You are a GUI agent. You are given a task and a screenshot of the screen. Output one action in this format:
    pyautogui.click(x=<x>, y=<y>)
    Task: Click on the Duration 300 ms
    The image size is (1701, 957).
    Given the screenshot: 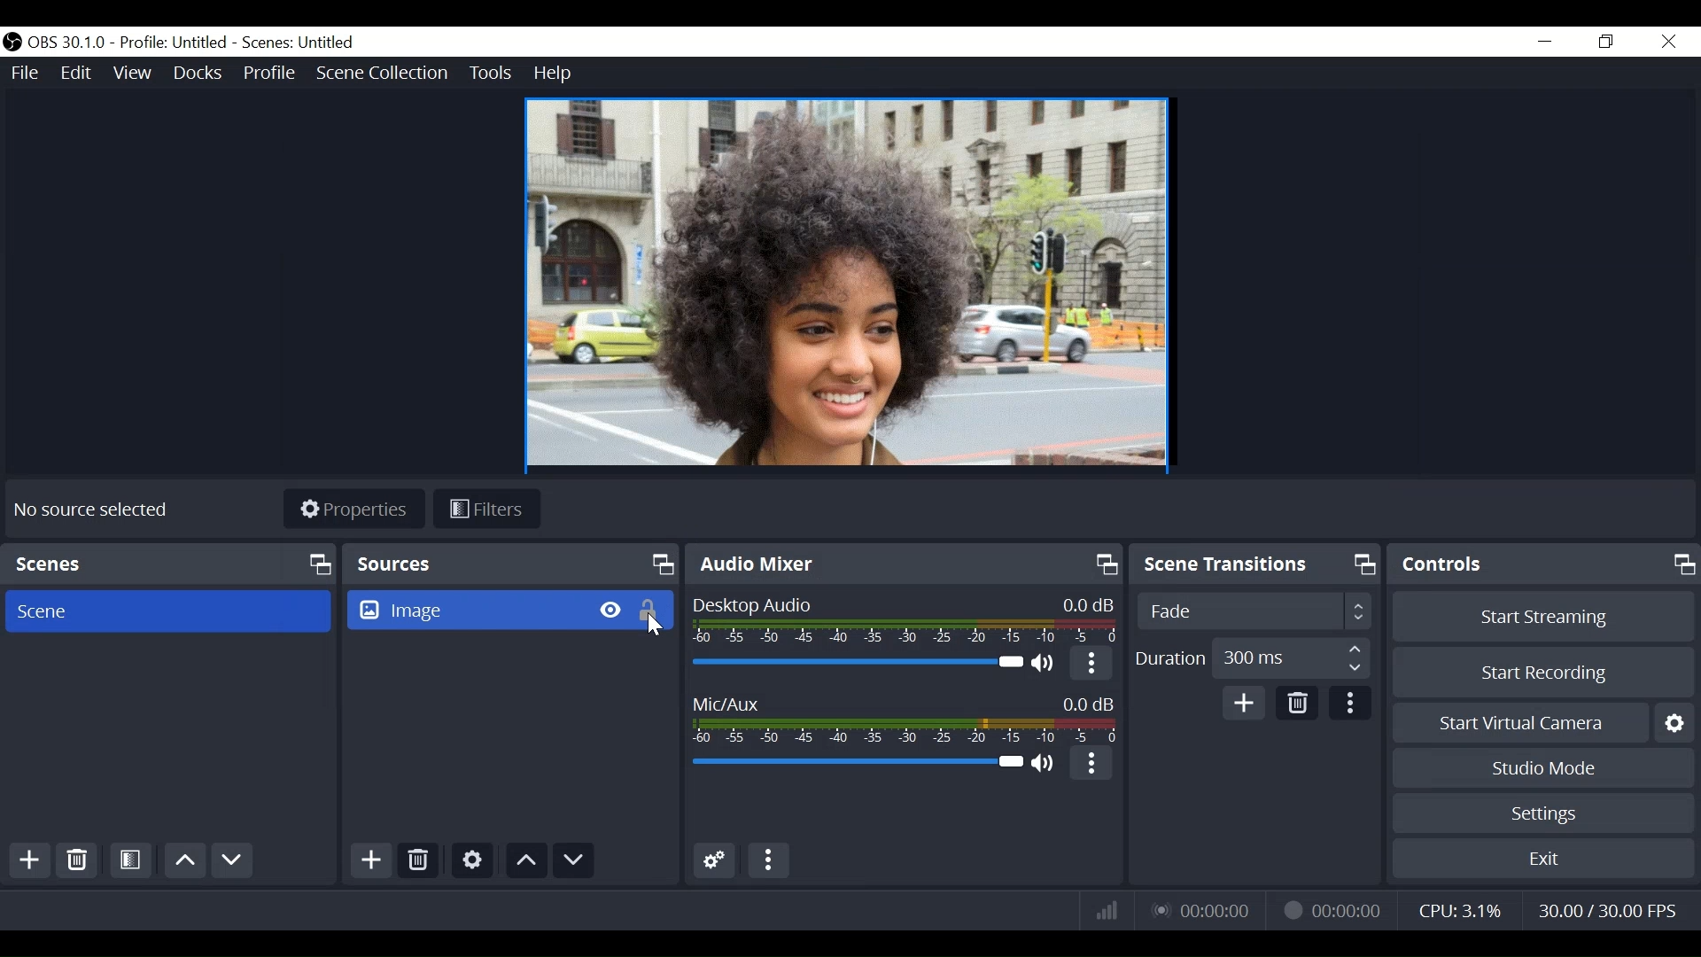 What is the action you would take?
    pyautogui.click(x=1254, y=657)
    